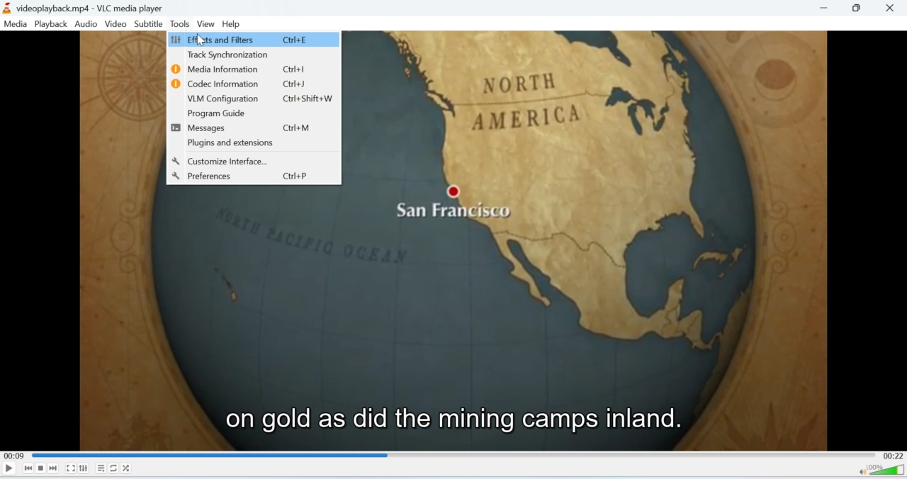 This screenshot has height=479, width=907. I want to click on Play/Pause, so click(9, 468).